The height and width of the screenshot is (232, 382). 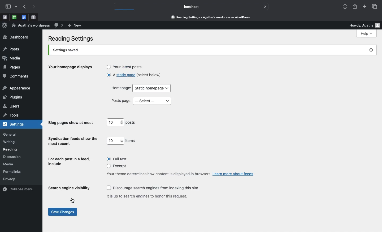 I want to click on collapse menu, so click(x=20, y=189).